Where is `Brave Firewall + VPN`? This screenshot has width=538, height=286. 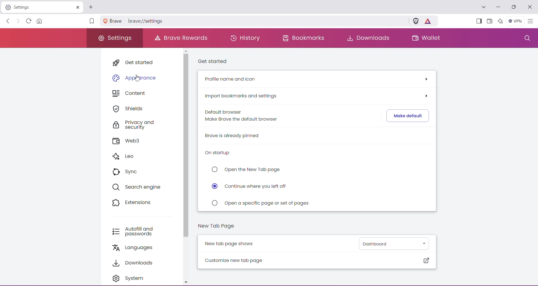 Brave Firewall + VPN is located at coordinates (515, 20).